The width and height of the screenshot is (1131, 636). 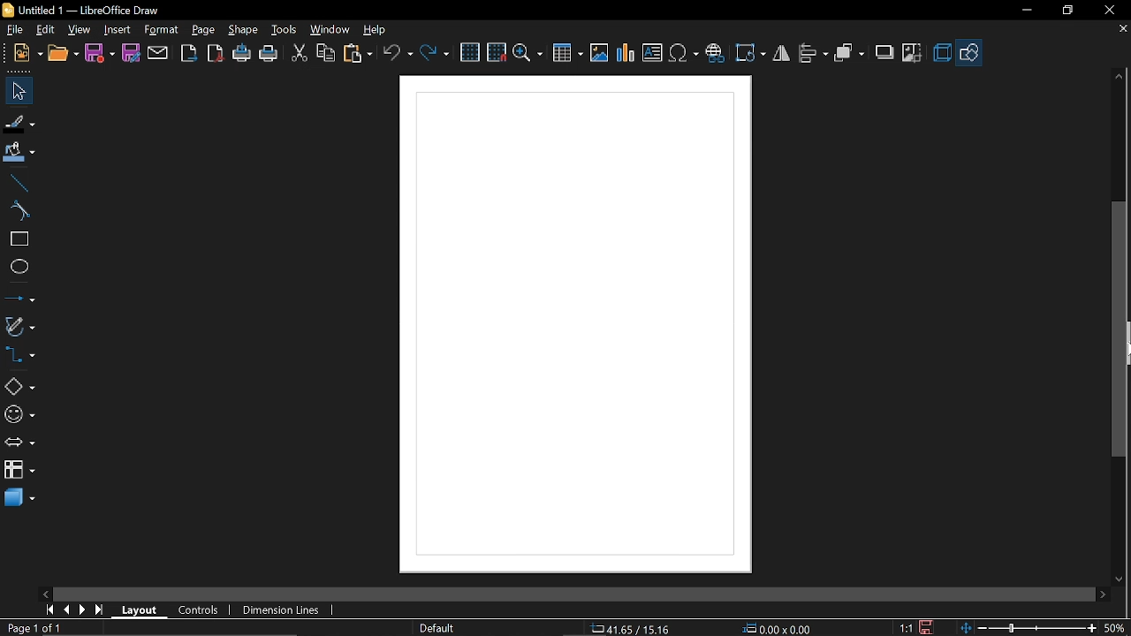 What do you see at coordinates (971, 55) in the screenshot?
I see `Basic shapes` at bounding box center [971, 55].